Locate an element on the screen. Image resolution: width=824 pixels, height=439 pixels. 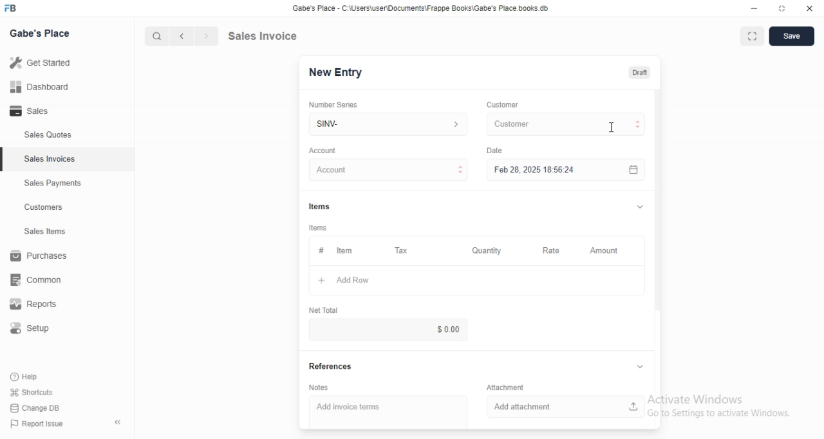
‘Add attachment is located at coordinates (566, 406).